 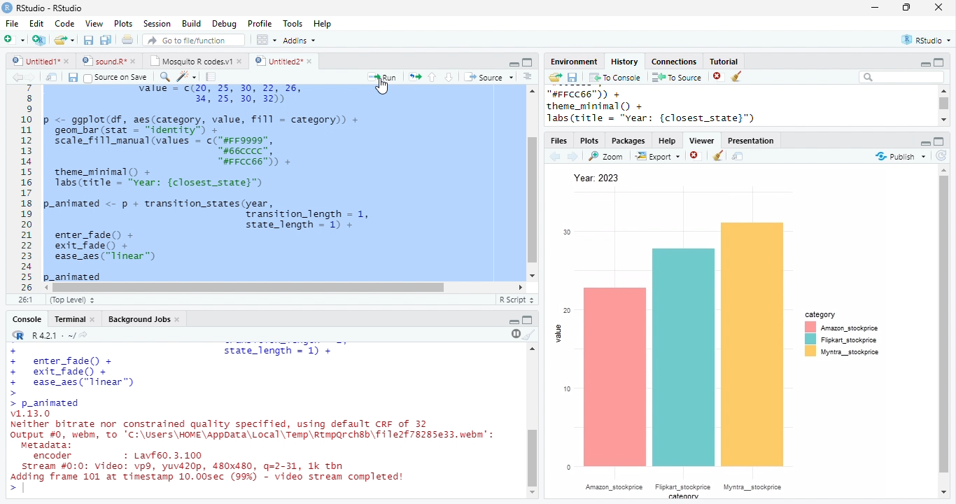 What do you see at coordinates (702, 141) in the screenshot?
I see `Viewer` at bounding box center [702, 141].